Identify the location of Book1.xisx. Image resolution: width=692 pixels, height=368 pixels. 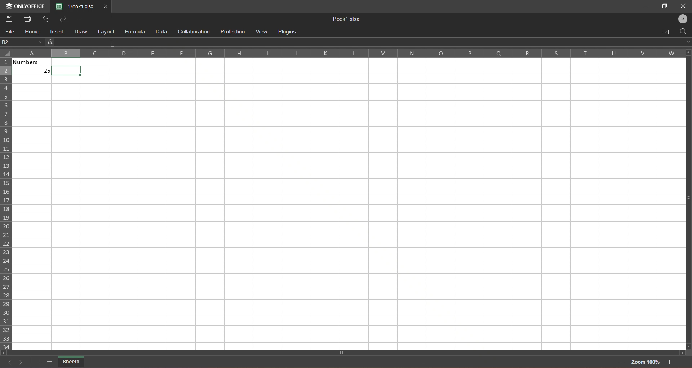
(345, 19).